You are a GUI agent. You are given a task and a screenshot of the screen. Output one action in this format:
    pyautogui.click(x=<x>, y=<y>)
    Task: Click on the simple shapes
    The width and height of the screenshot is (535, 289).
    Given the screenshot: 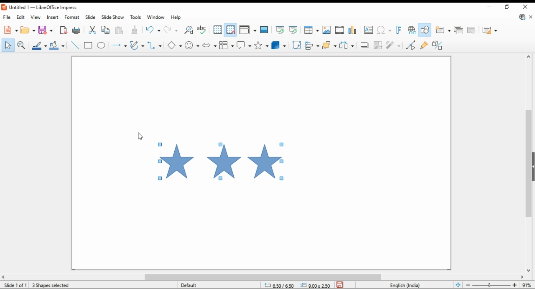 What is the action you would take?
    pyautogui.click(x=175, y=46)
    